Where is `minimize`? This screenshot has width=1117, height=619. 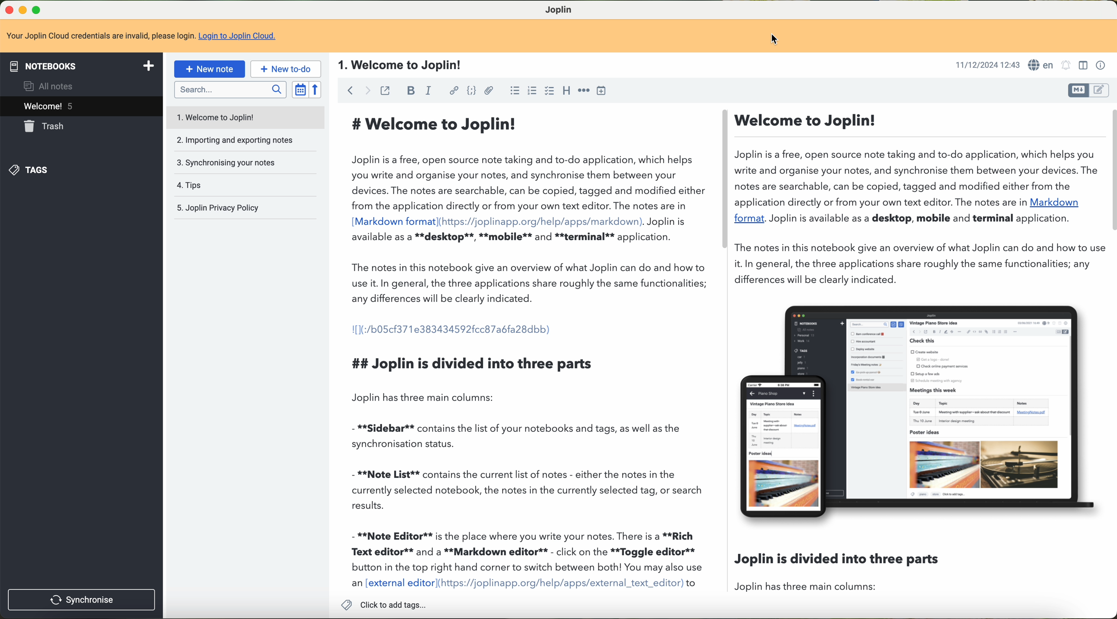 minimize is located at coordinates (23, 11).